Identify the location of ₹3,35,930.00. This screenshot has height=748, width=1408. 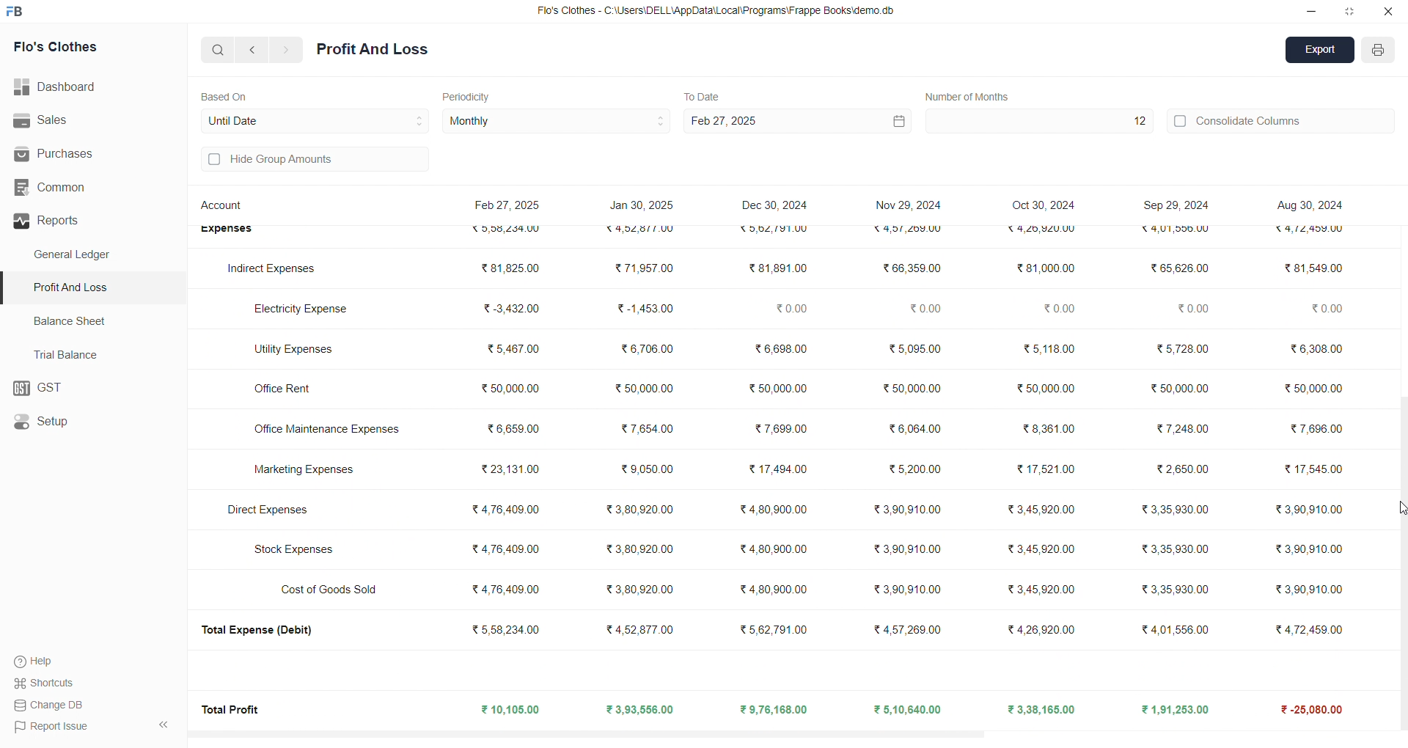
(1170, 549).